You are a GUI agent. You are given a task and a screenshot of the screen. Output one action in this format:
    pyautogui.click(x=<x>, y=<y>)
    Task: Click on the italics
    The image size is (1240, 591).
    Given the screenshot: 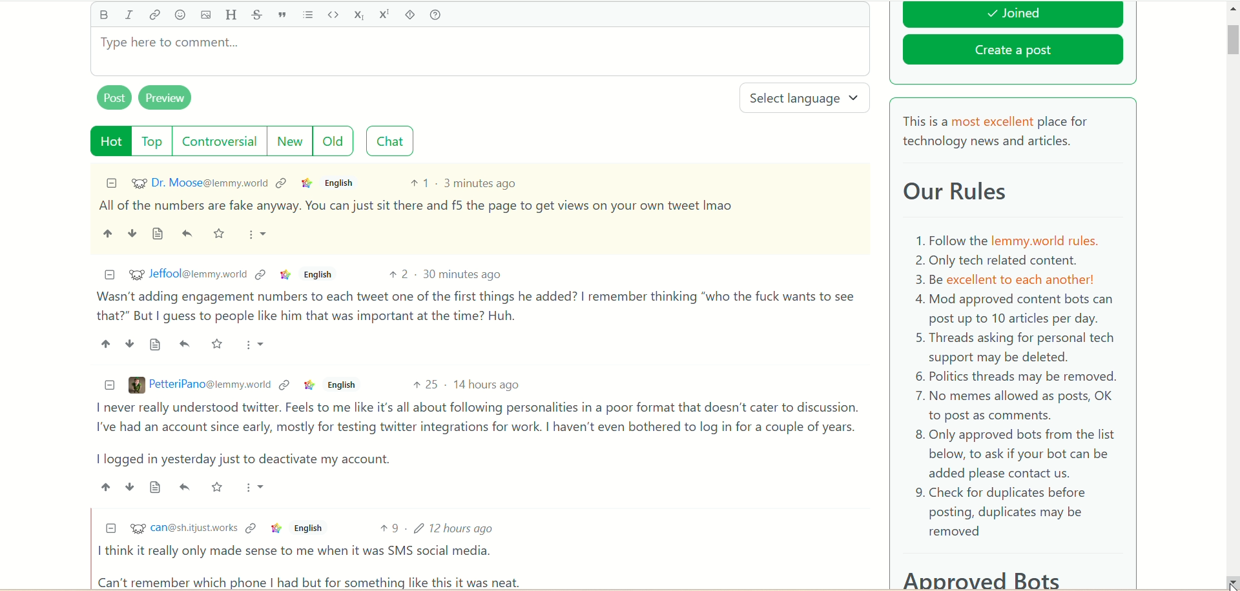 What is the action you would take?
    pyautogui.click(x=129, y=14)
    